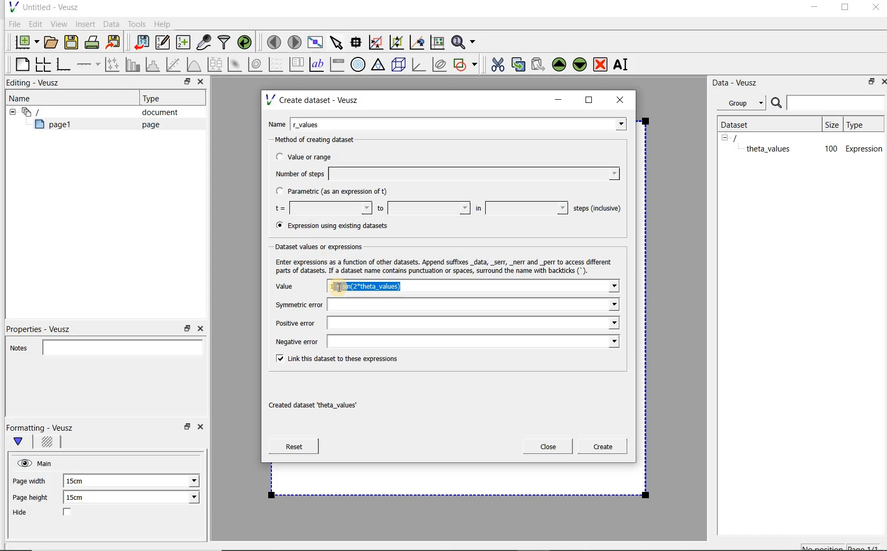 This screenshot has height=551, width=887. I want to click on arrange graphs in a grid, so click(42, 64).